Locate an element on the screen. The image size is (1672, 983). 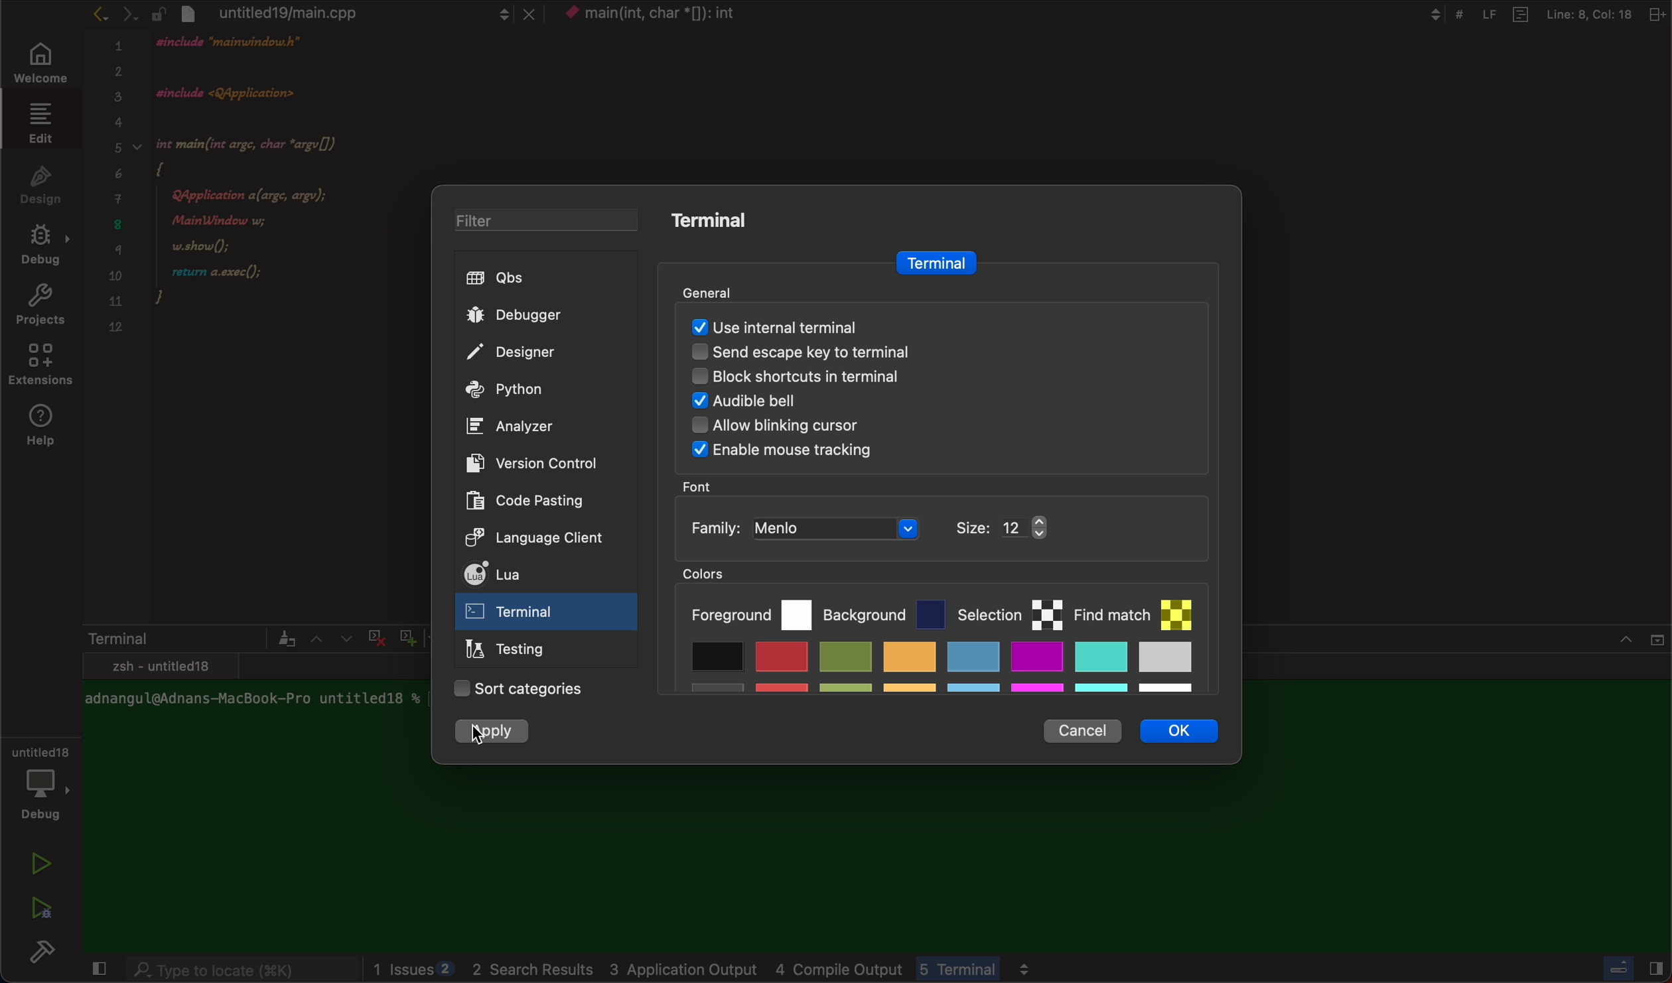
enable tracking is located at coordinates (923, 453).